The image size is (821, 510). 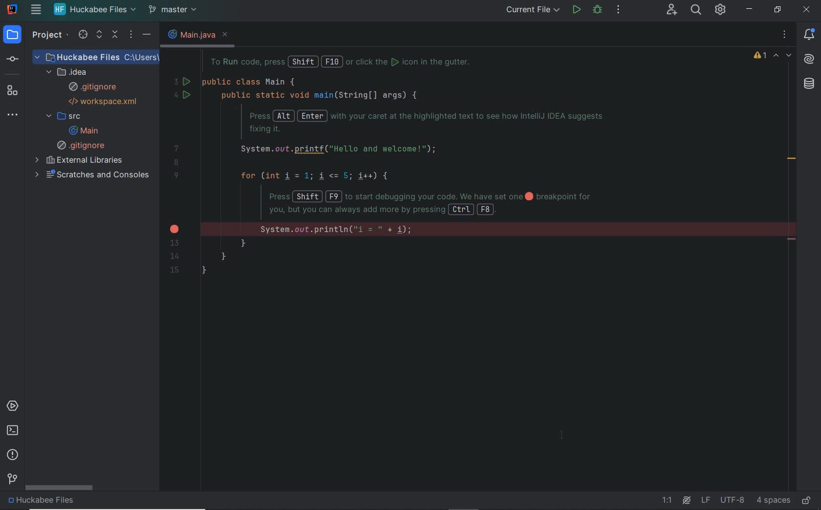 What do you see at coordinates (671, 11) in the screenshot?
I see `code with me` at bounding box center [671, 11].